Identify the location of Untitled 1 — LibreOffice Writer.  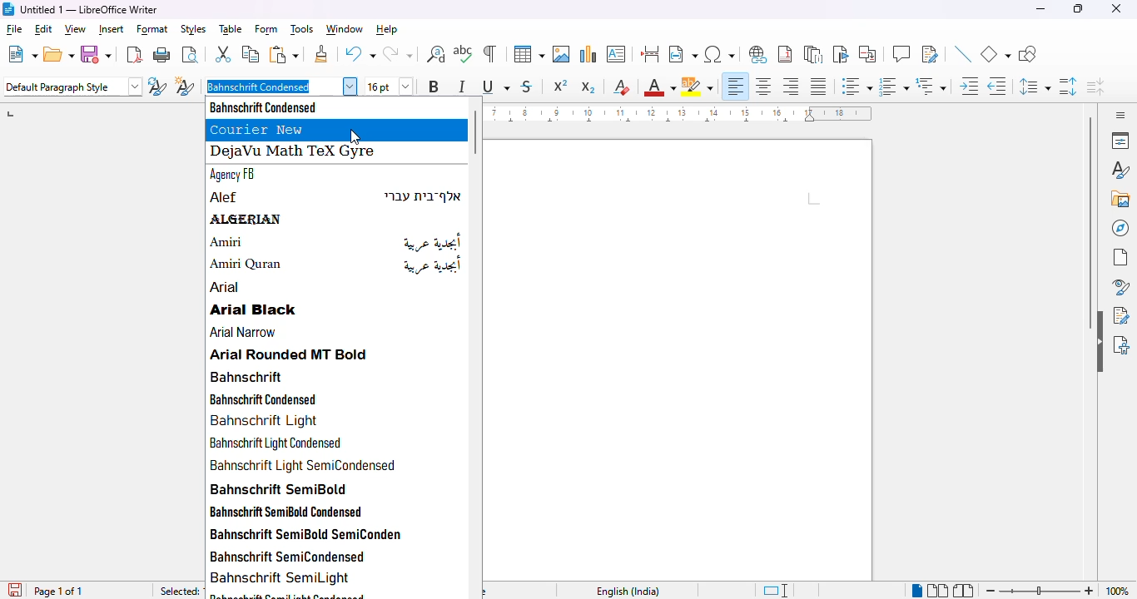
(91, 9).